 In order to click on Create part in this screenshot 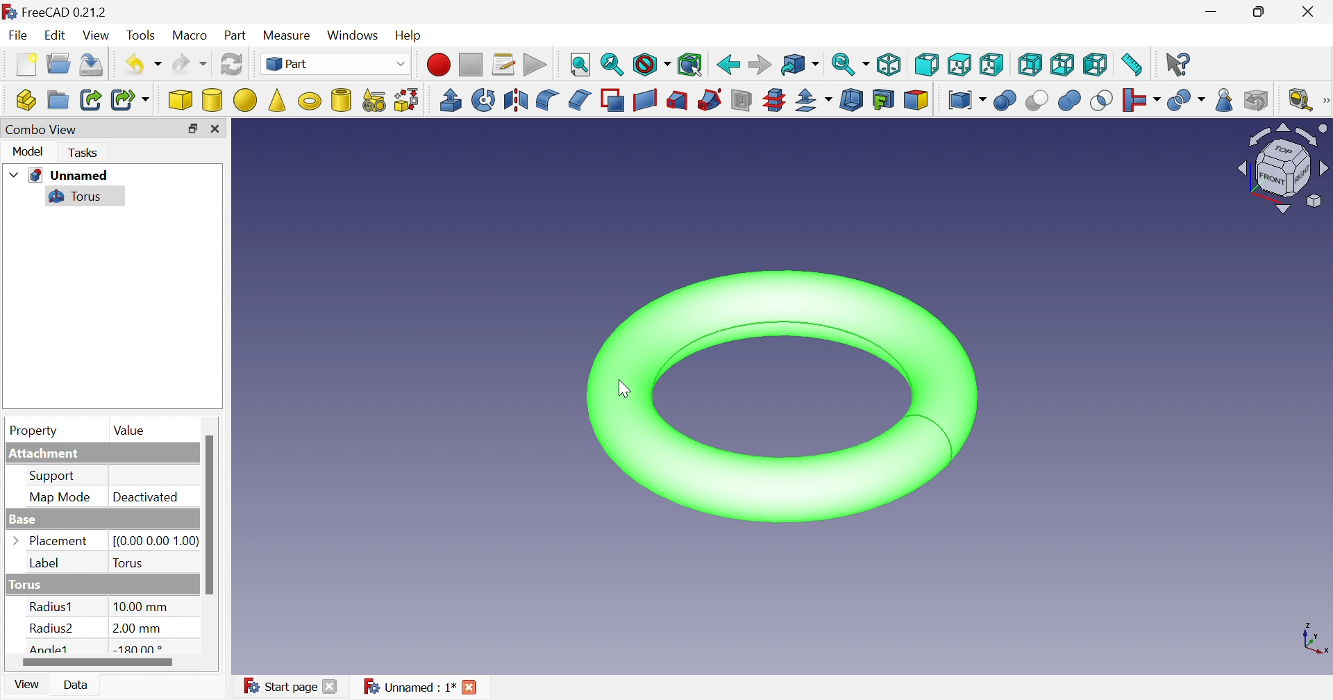, I will do `click(26, 101)`.